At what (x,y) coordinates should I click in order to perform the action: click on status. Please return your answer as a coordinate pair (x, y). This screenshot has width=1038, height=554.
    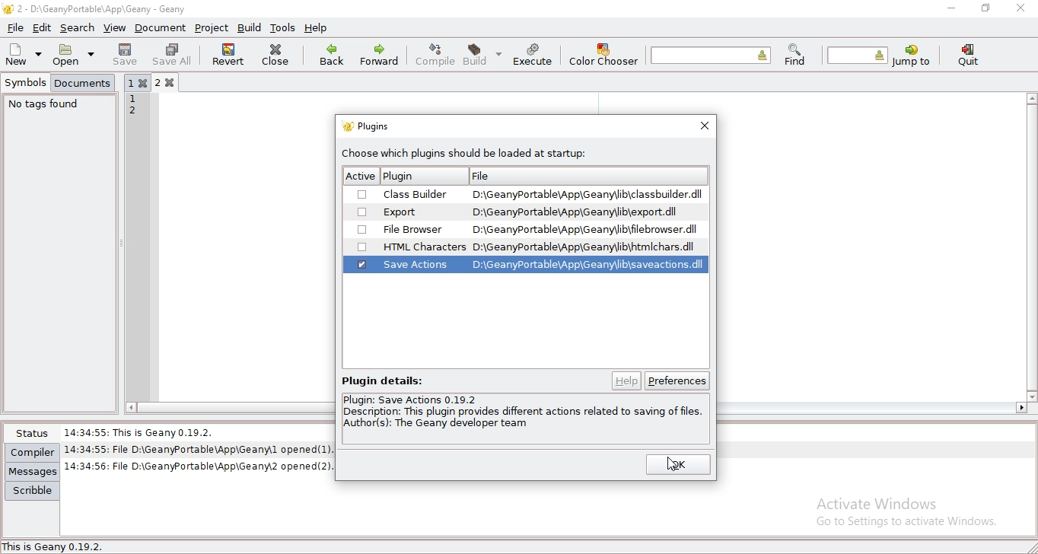
    Looking at the image, I should click on (30, 433).